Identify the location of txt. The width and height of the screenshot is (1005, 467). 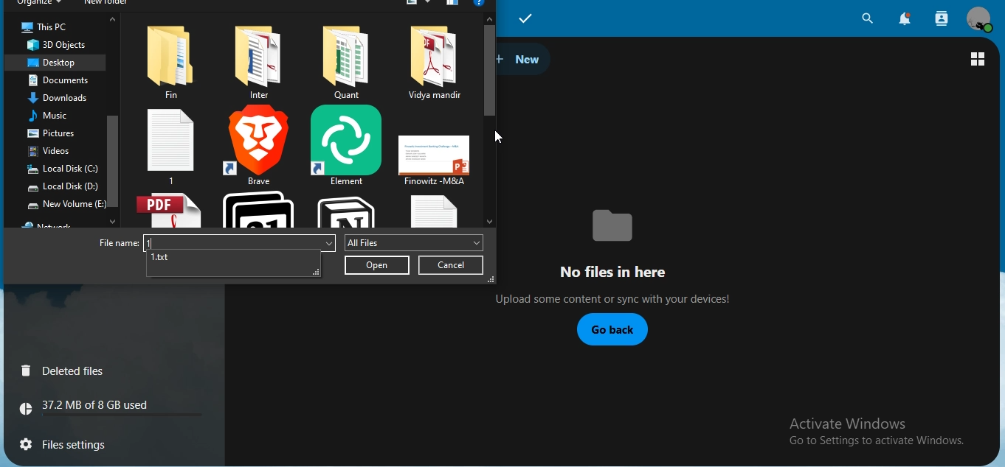
(429, 211).